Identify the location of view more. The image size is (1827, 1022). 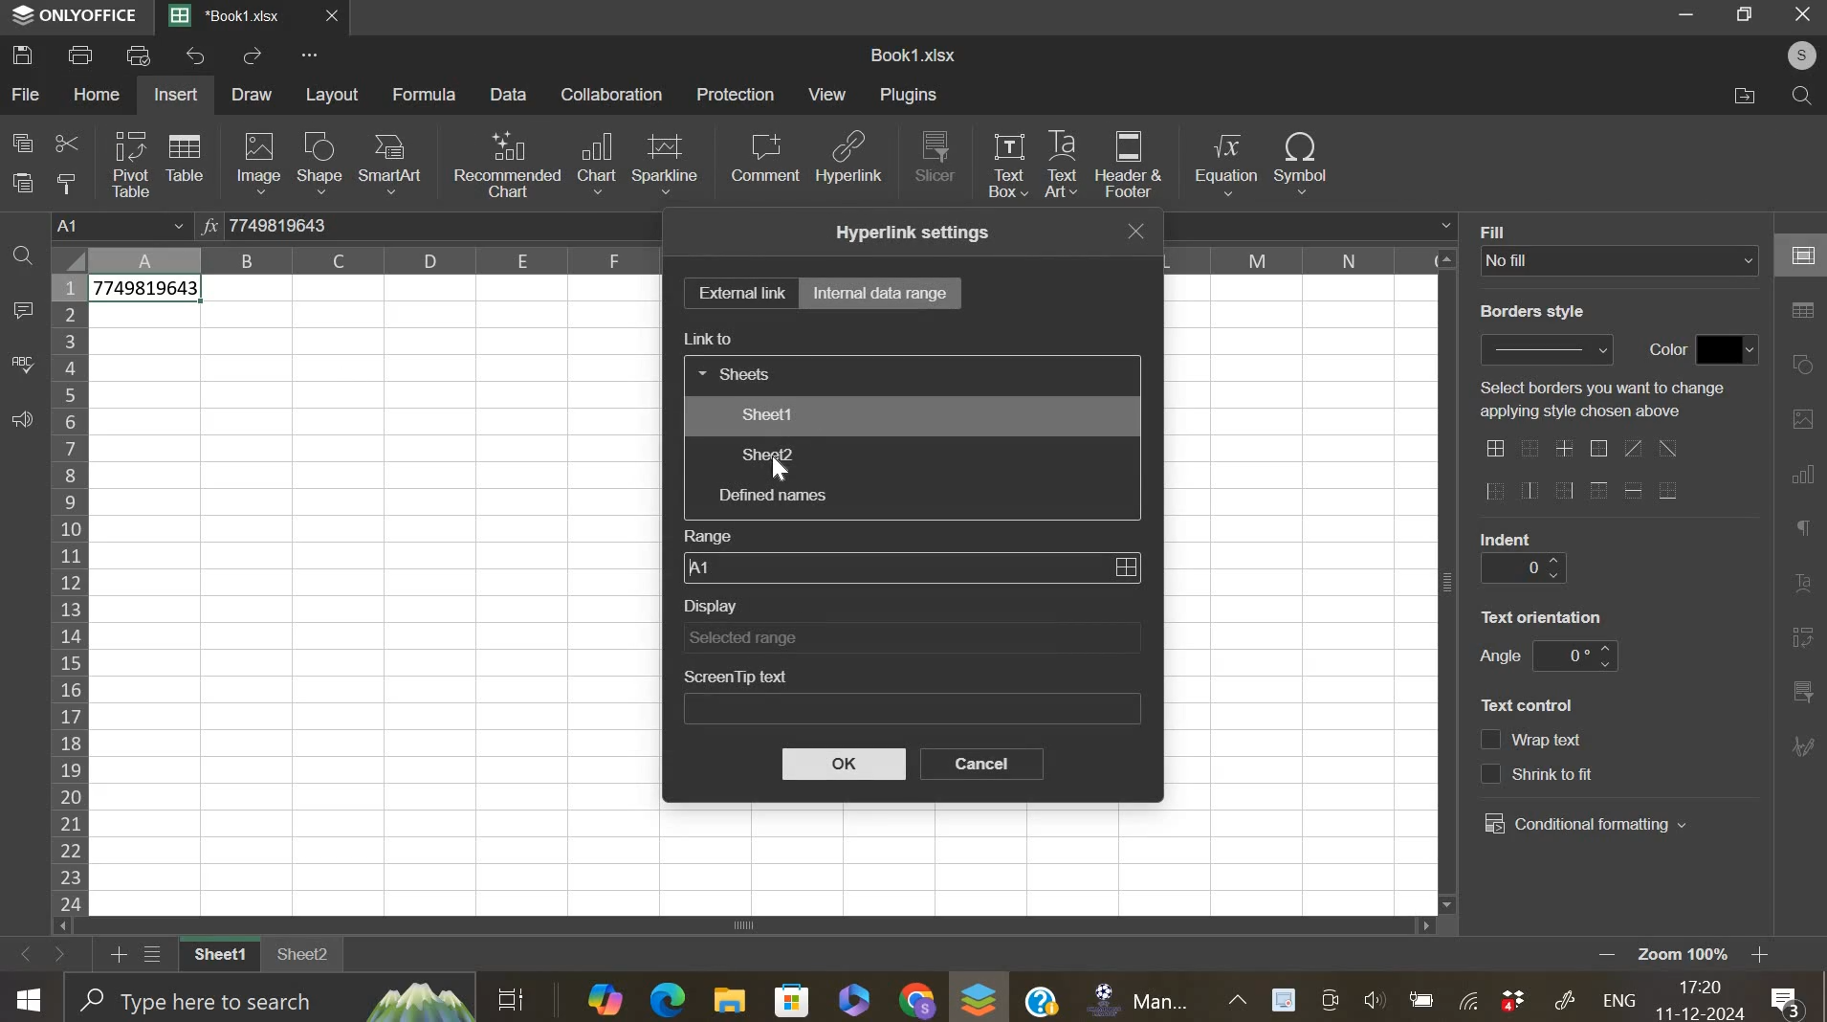
(316, 57).